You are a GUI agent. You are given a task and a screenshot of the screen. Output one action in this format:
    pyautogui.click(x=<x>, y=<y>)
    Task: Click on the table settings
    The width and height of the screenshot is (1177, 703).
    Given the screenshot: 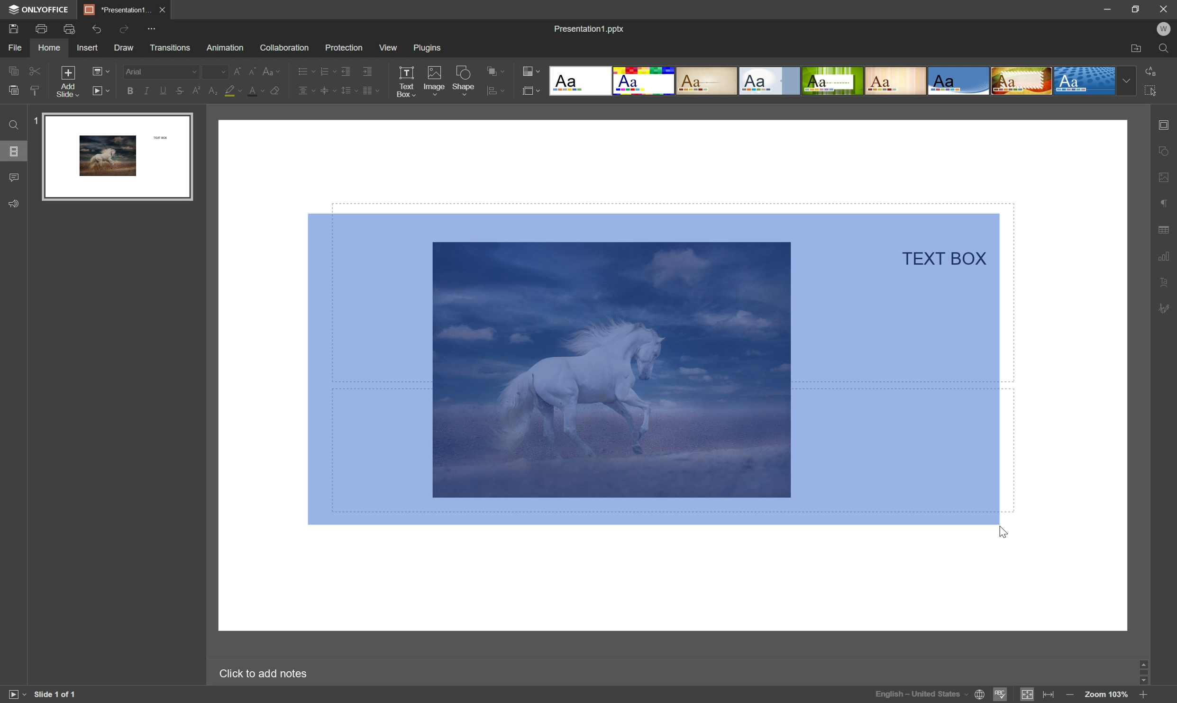 What is the action you would take?
    pyautogui.click(x=1165, y=230)
    